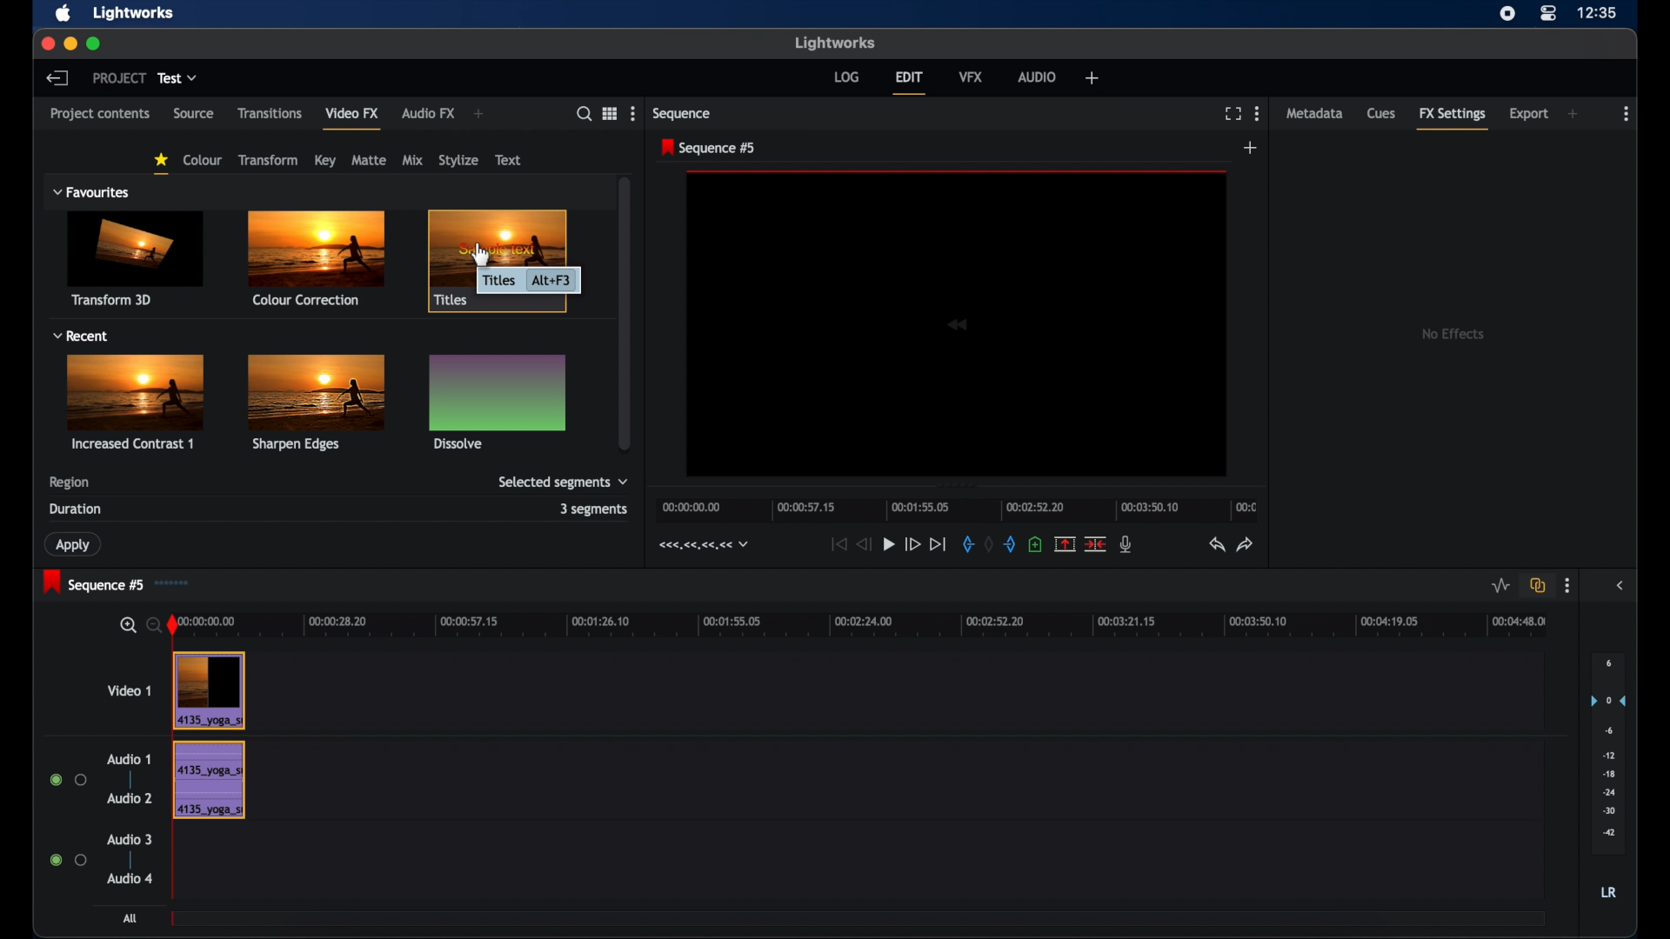 The height and width of the screenshot is (939, 1670). What do you see at coordinates (325, 160) in the screenshot?
I see `key` at bounding box center [325, 160].